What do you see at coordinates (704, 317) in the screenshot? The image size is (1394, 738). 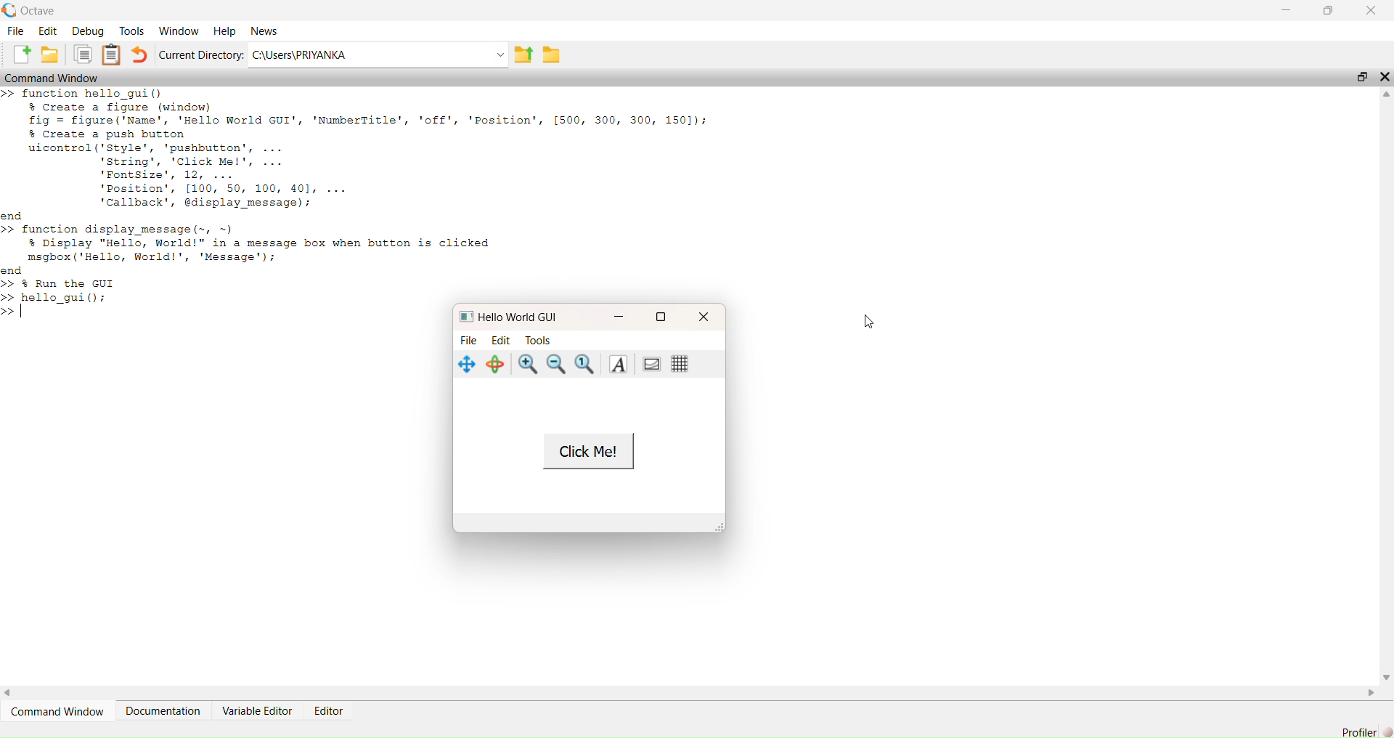 I see `close` at bounding box center [704, 317].